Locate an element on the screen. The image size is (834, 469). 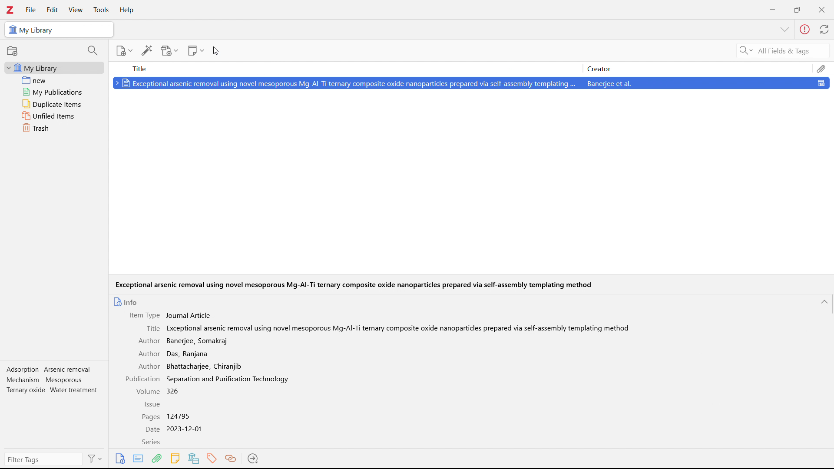
notes is located at coordinates (175, 458).